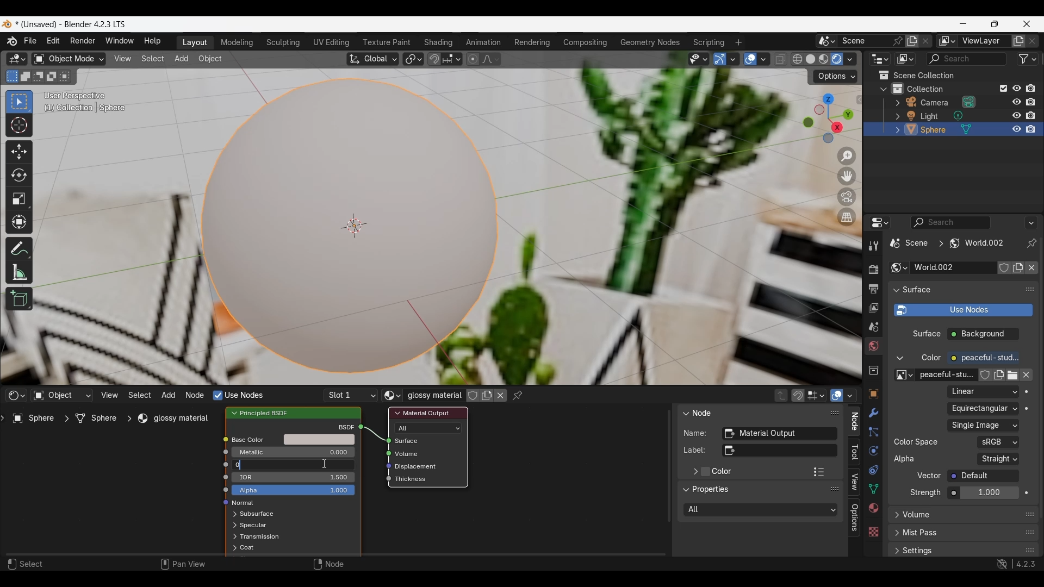 The image size is (1044, 587). What do you see at coordinates (1015, 129) in the screenshot?
I see `respectively hide in viewport` at bounding box center [1015, 129].